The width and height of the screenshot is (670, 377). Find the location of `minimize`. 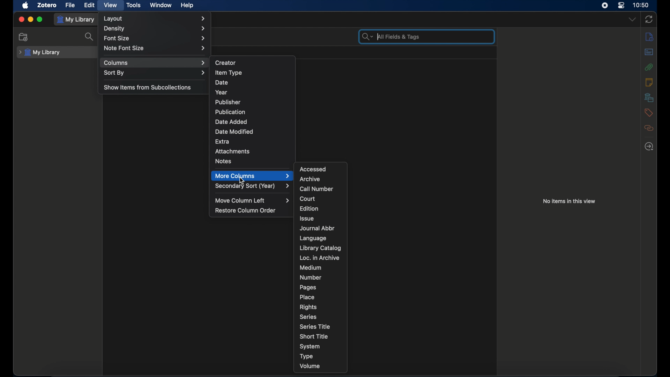

minimize is located at coordinates (30, 19).